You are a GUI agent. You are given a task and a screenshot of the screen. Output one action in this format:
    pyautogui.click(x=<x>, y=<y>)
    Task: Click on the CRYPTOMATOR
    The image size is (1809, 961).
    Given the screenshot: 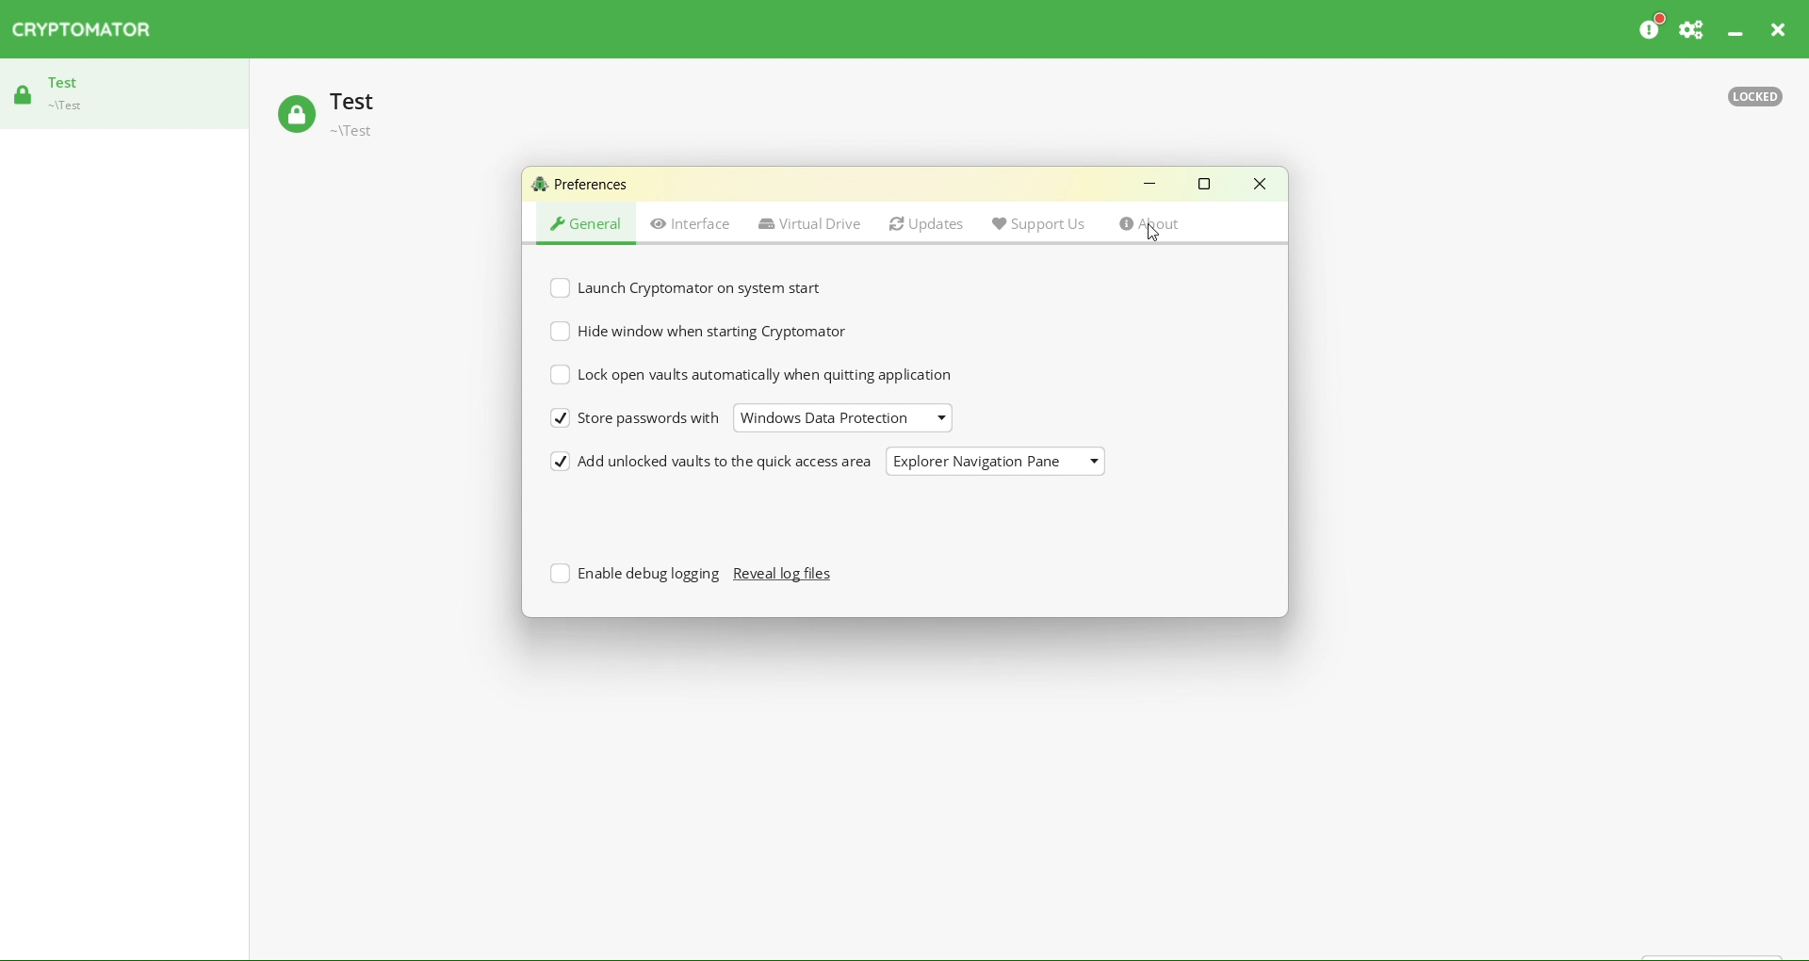 What is the action you would take?
    pyautogui.click(x=88, y=29)
    